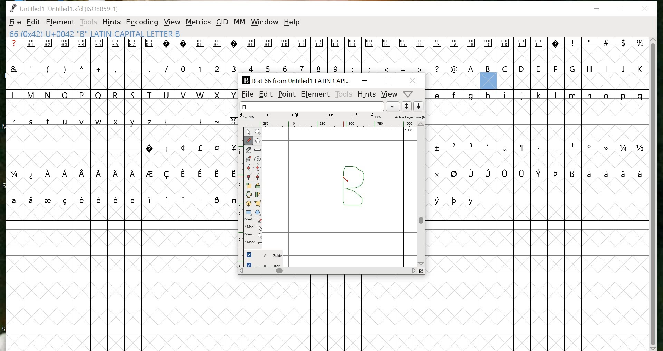 This screenshot has height=351, width=663. What do you see at coordinates (250, 178) in the screenshot?
I see `Corner` at bounding box center [250, 178].